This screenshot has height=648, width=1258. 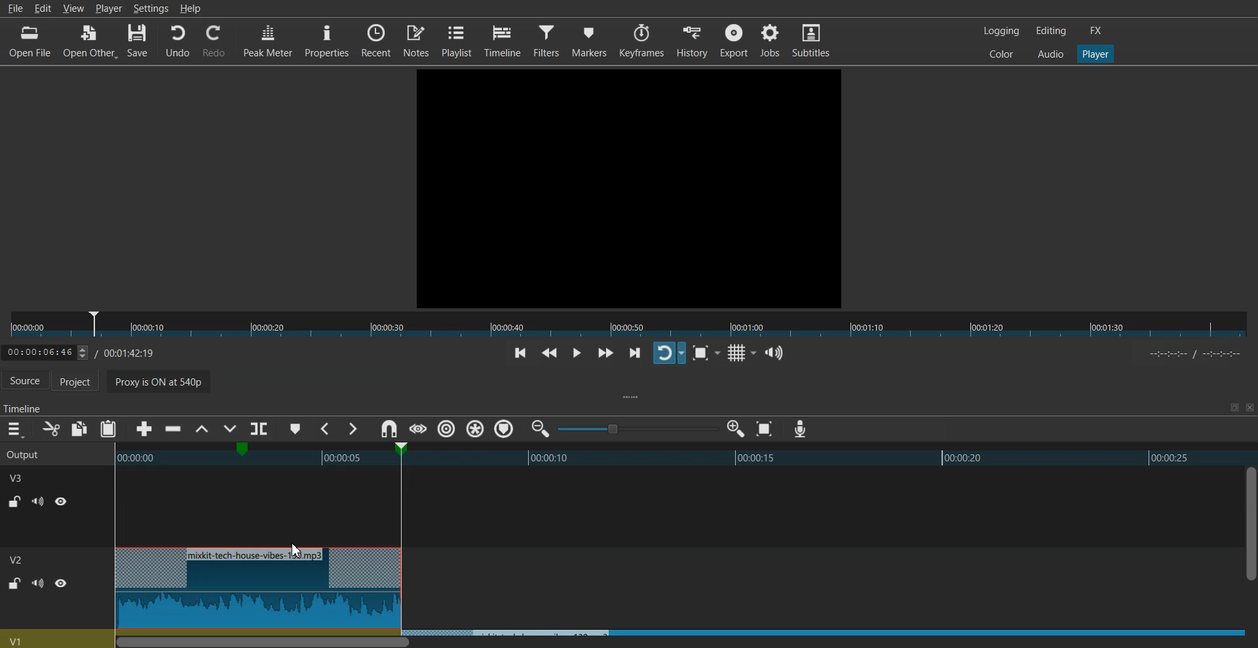 What do you see at coordinates (138, 41) in the screenshot?
I see `Save` at bounding box center [138, 41].